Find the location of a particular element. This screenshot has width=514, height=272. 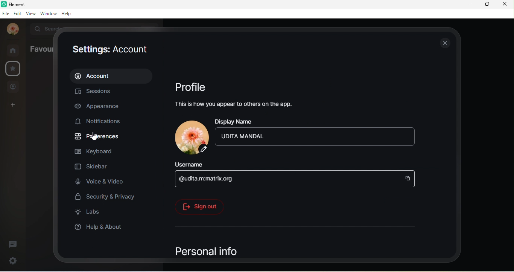

avatar image is located at coordinates (190, 137).